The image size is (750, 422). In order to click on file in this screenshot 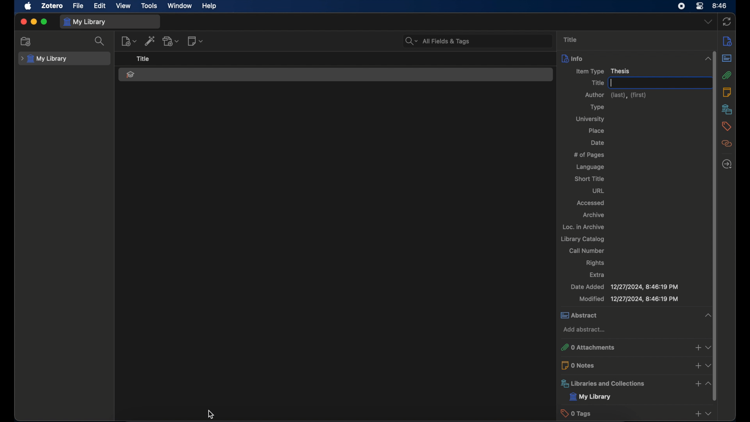, I will do `click(78, 6)`.